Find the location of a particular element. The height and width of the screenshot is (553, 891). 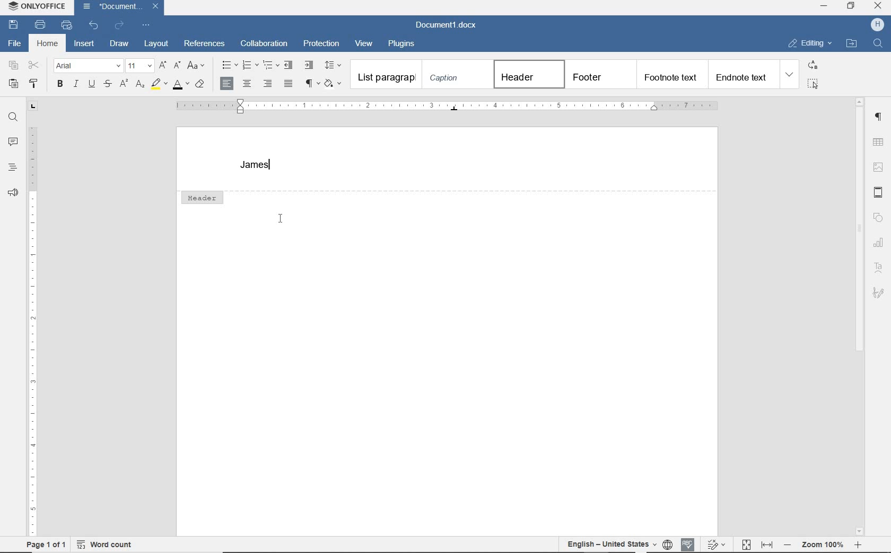

comments is located at coordinates (12, 142).